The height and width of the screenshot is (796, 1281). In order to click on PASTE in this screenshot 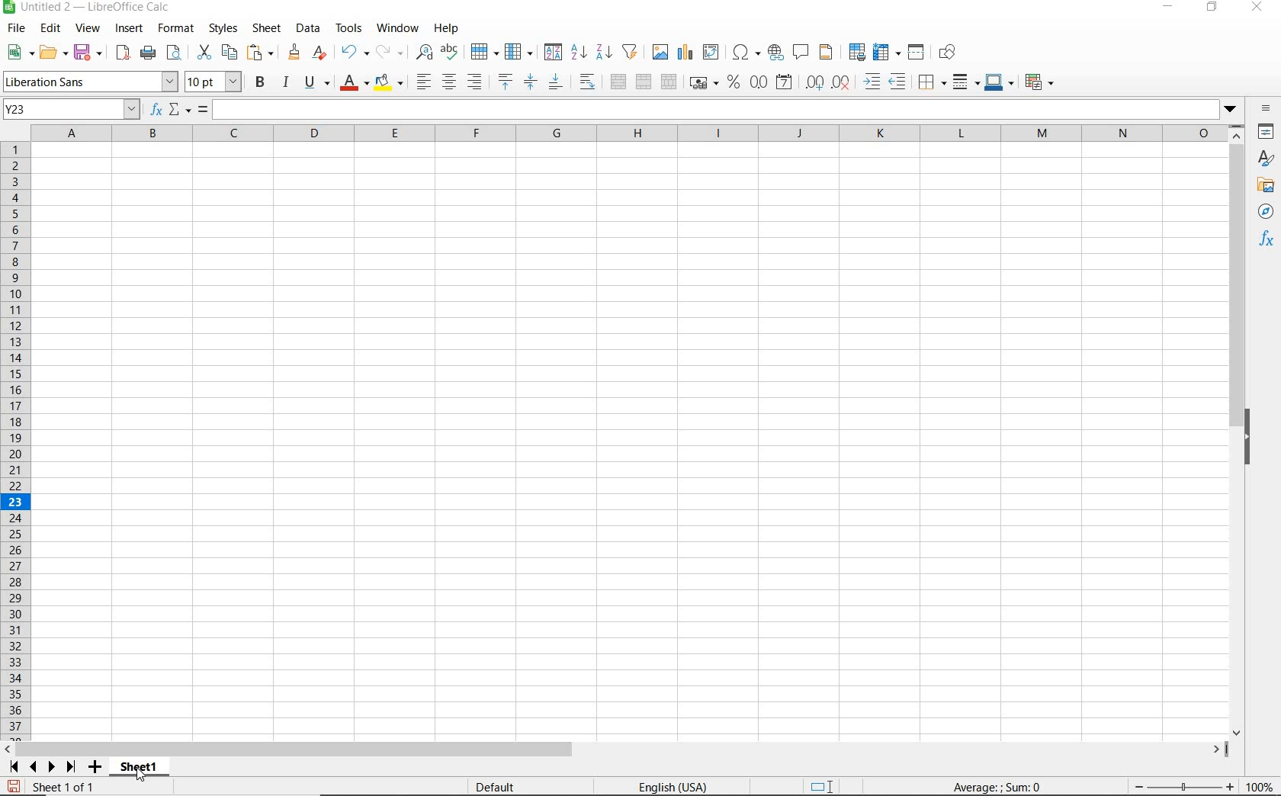, I will do `click(261, 53)`.